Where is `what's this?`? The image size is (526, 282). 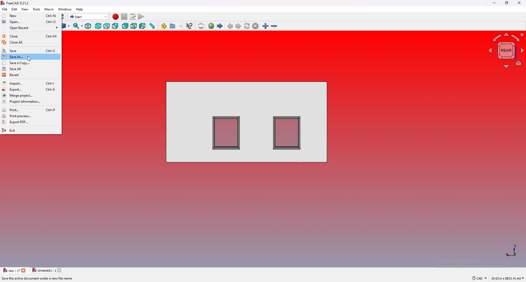 what's this? is located at coordinates (189, 26).